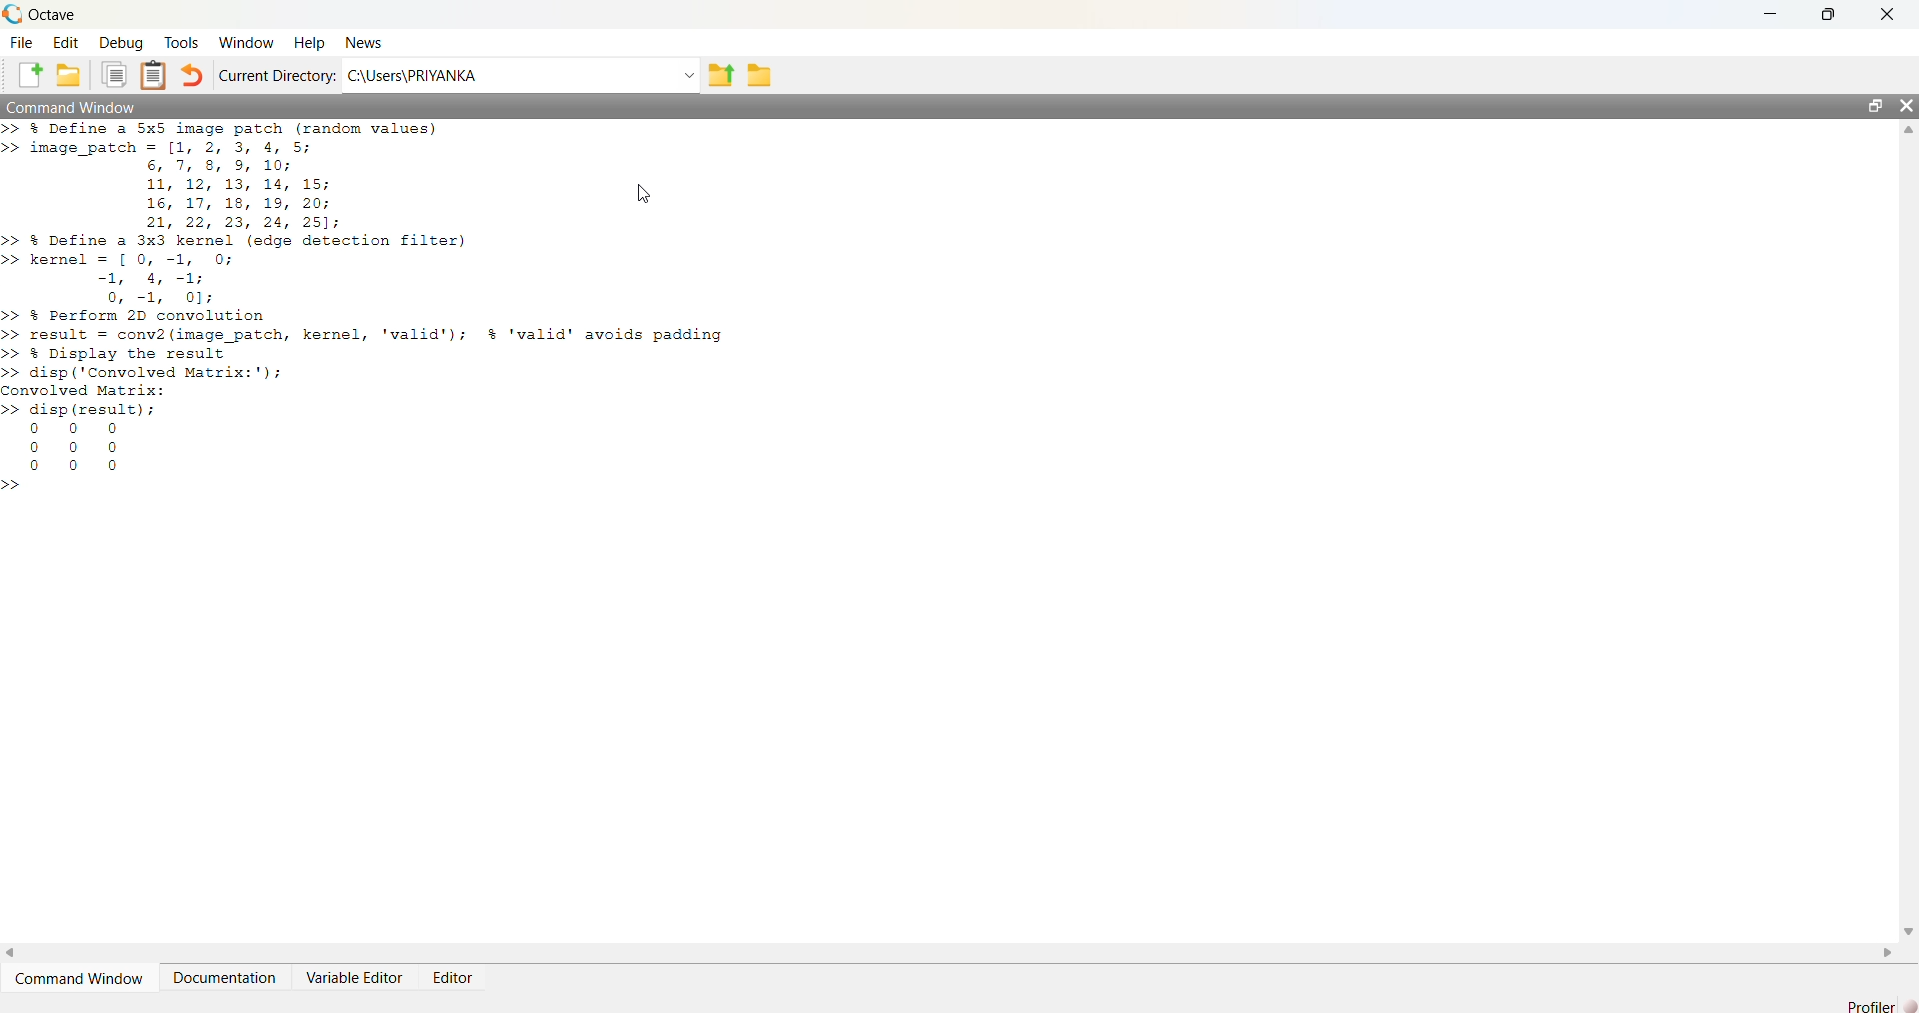 The height and width of the screenshot is (1013, 1919). What do you see at coordinates (1907, 923) in the screenshot?
I see `Down` at bounding box center [1907, 923].